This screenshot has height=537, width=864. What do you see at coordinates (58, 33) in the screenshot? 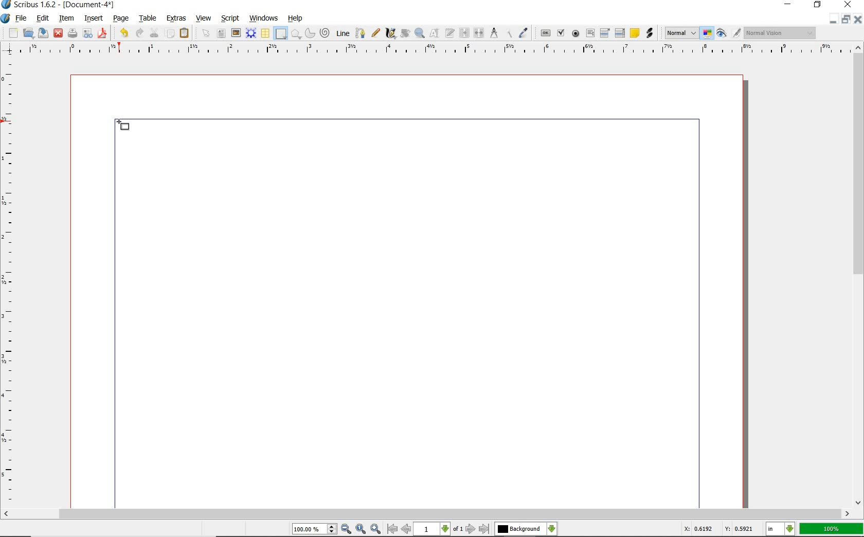
I see `close` at bounding box center [58, 33].